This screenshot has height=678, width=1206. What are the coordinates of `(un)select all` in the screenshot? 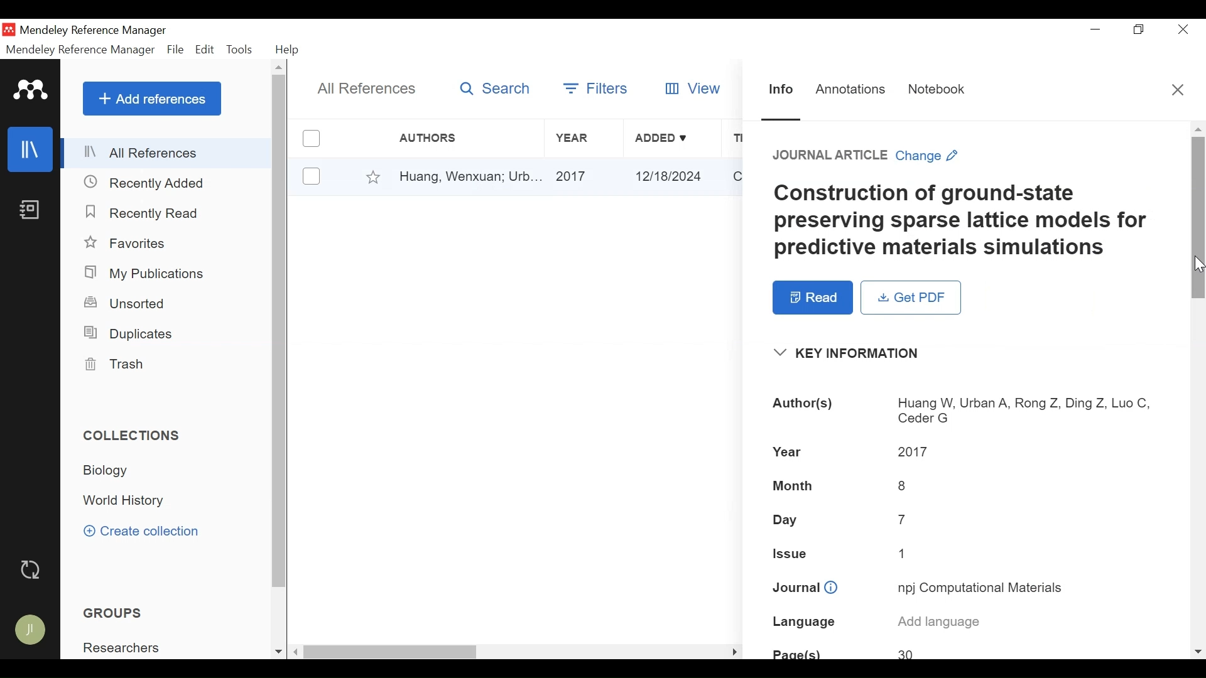 It's located at (310, 138).